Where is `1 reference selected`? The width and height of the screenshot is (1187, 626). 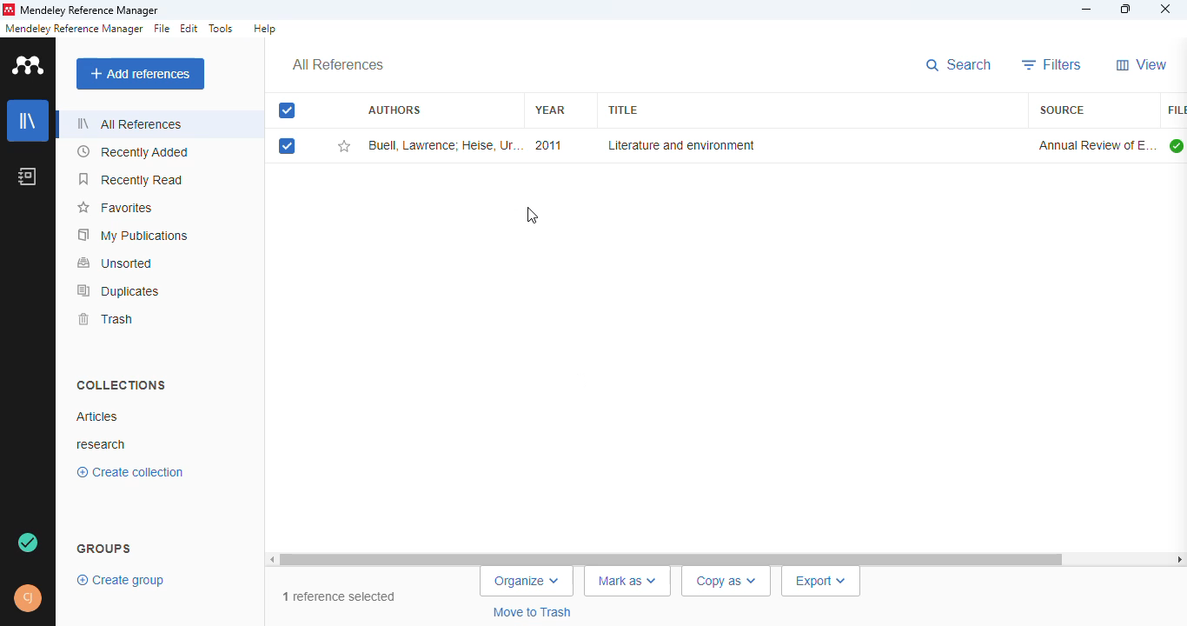
1 reference selected is located at coordinates (340, 597).